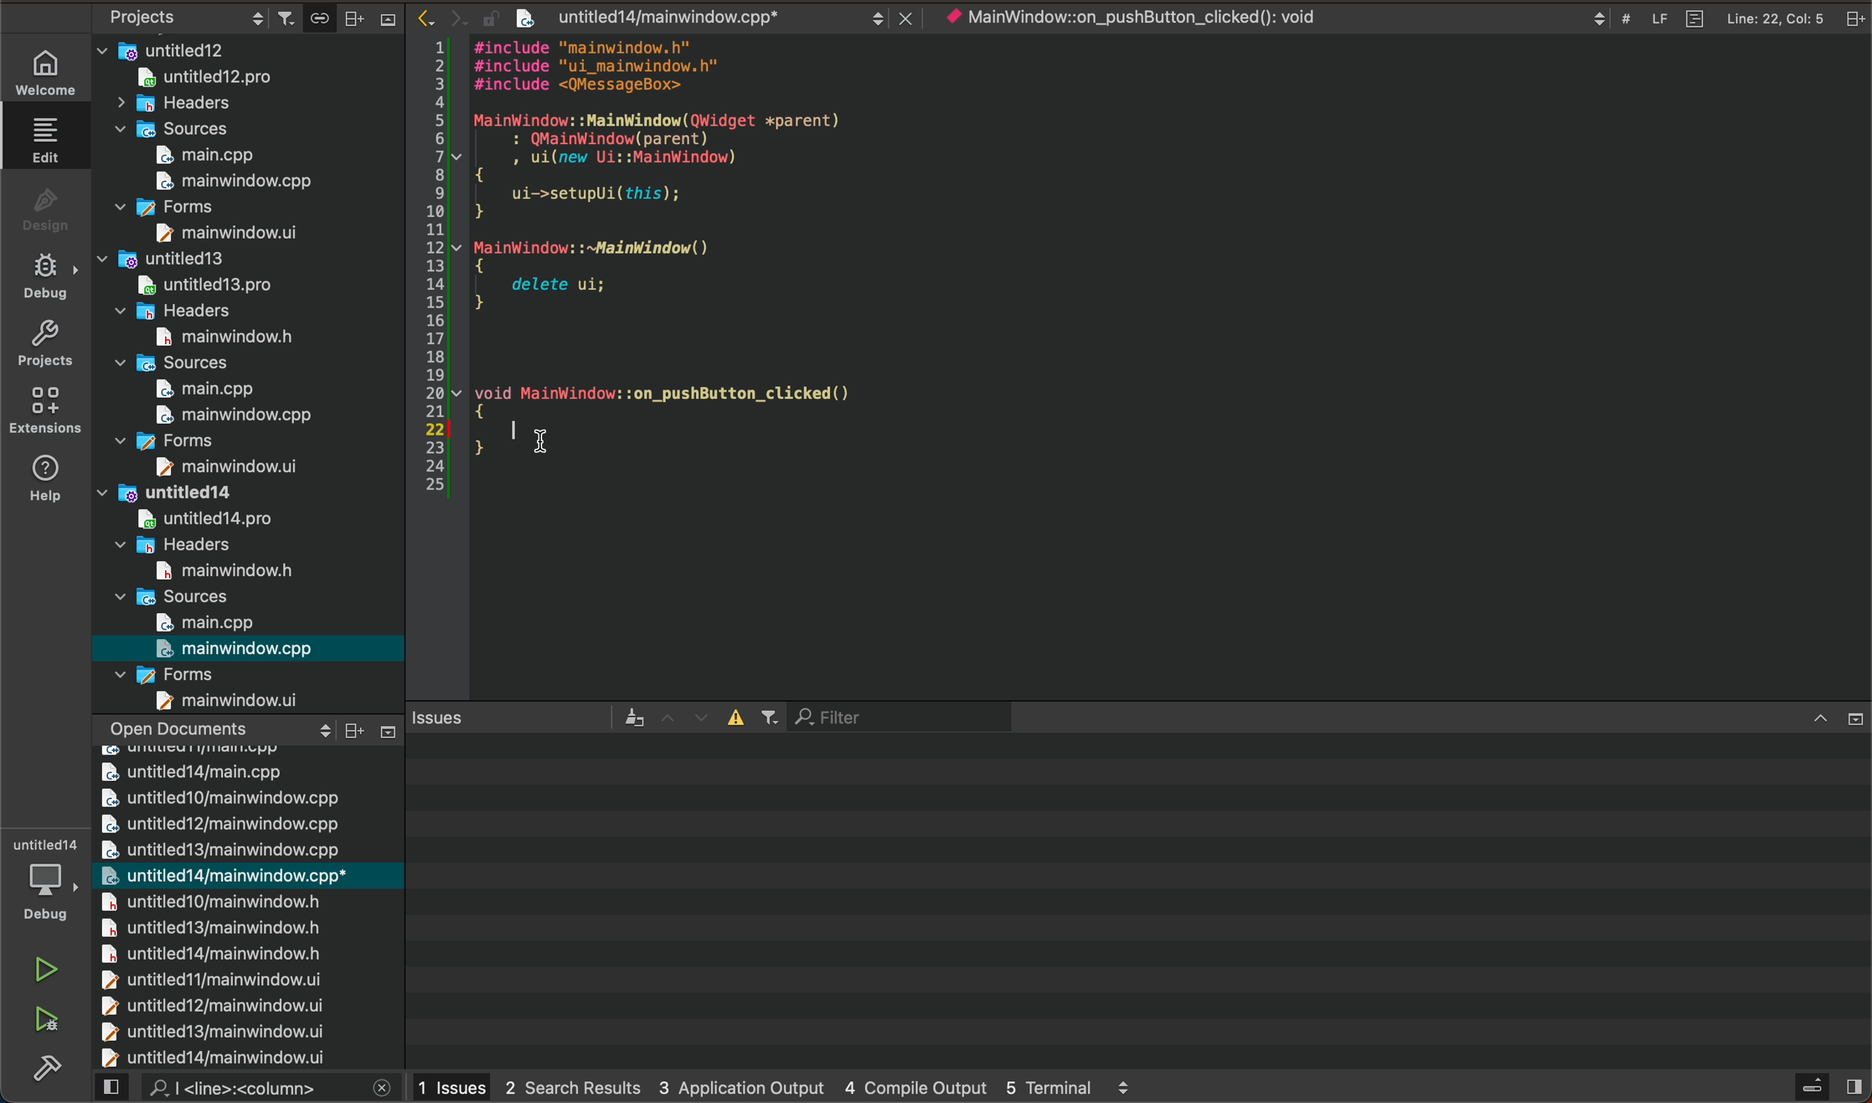 The width and height of the screenshot is (1872, 1103). I want to click on main window.cpp, so click(224, 181).